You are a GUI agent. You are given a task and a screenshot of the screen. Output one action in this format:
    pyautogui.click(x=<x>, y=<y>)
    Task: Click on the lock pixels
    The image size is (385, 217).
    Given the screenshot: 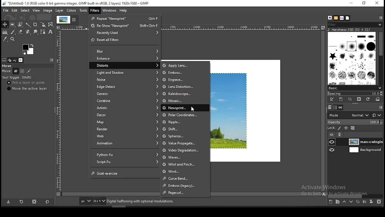 What is the action you would take?
    pyautogui.click(x=339, y=128)
    